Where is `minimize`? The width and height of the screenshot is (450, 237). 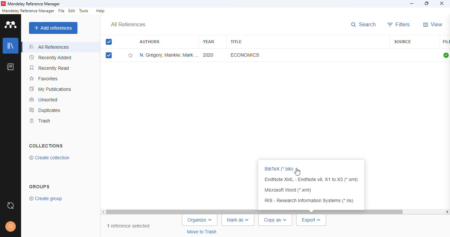 minimize is located at coordinates (412, 4).